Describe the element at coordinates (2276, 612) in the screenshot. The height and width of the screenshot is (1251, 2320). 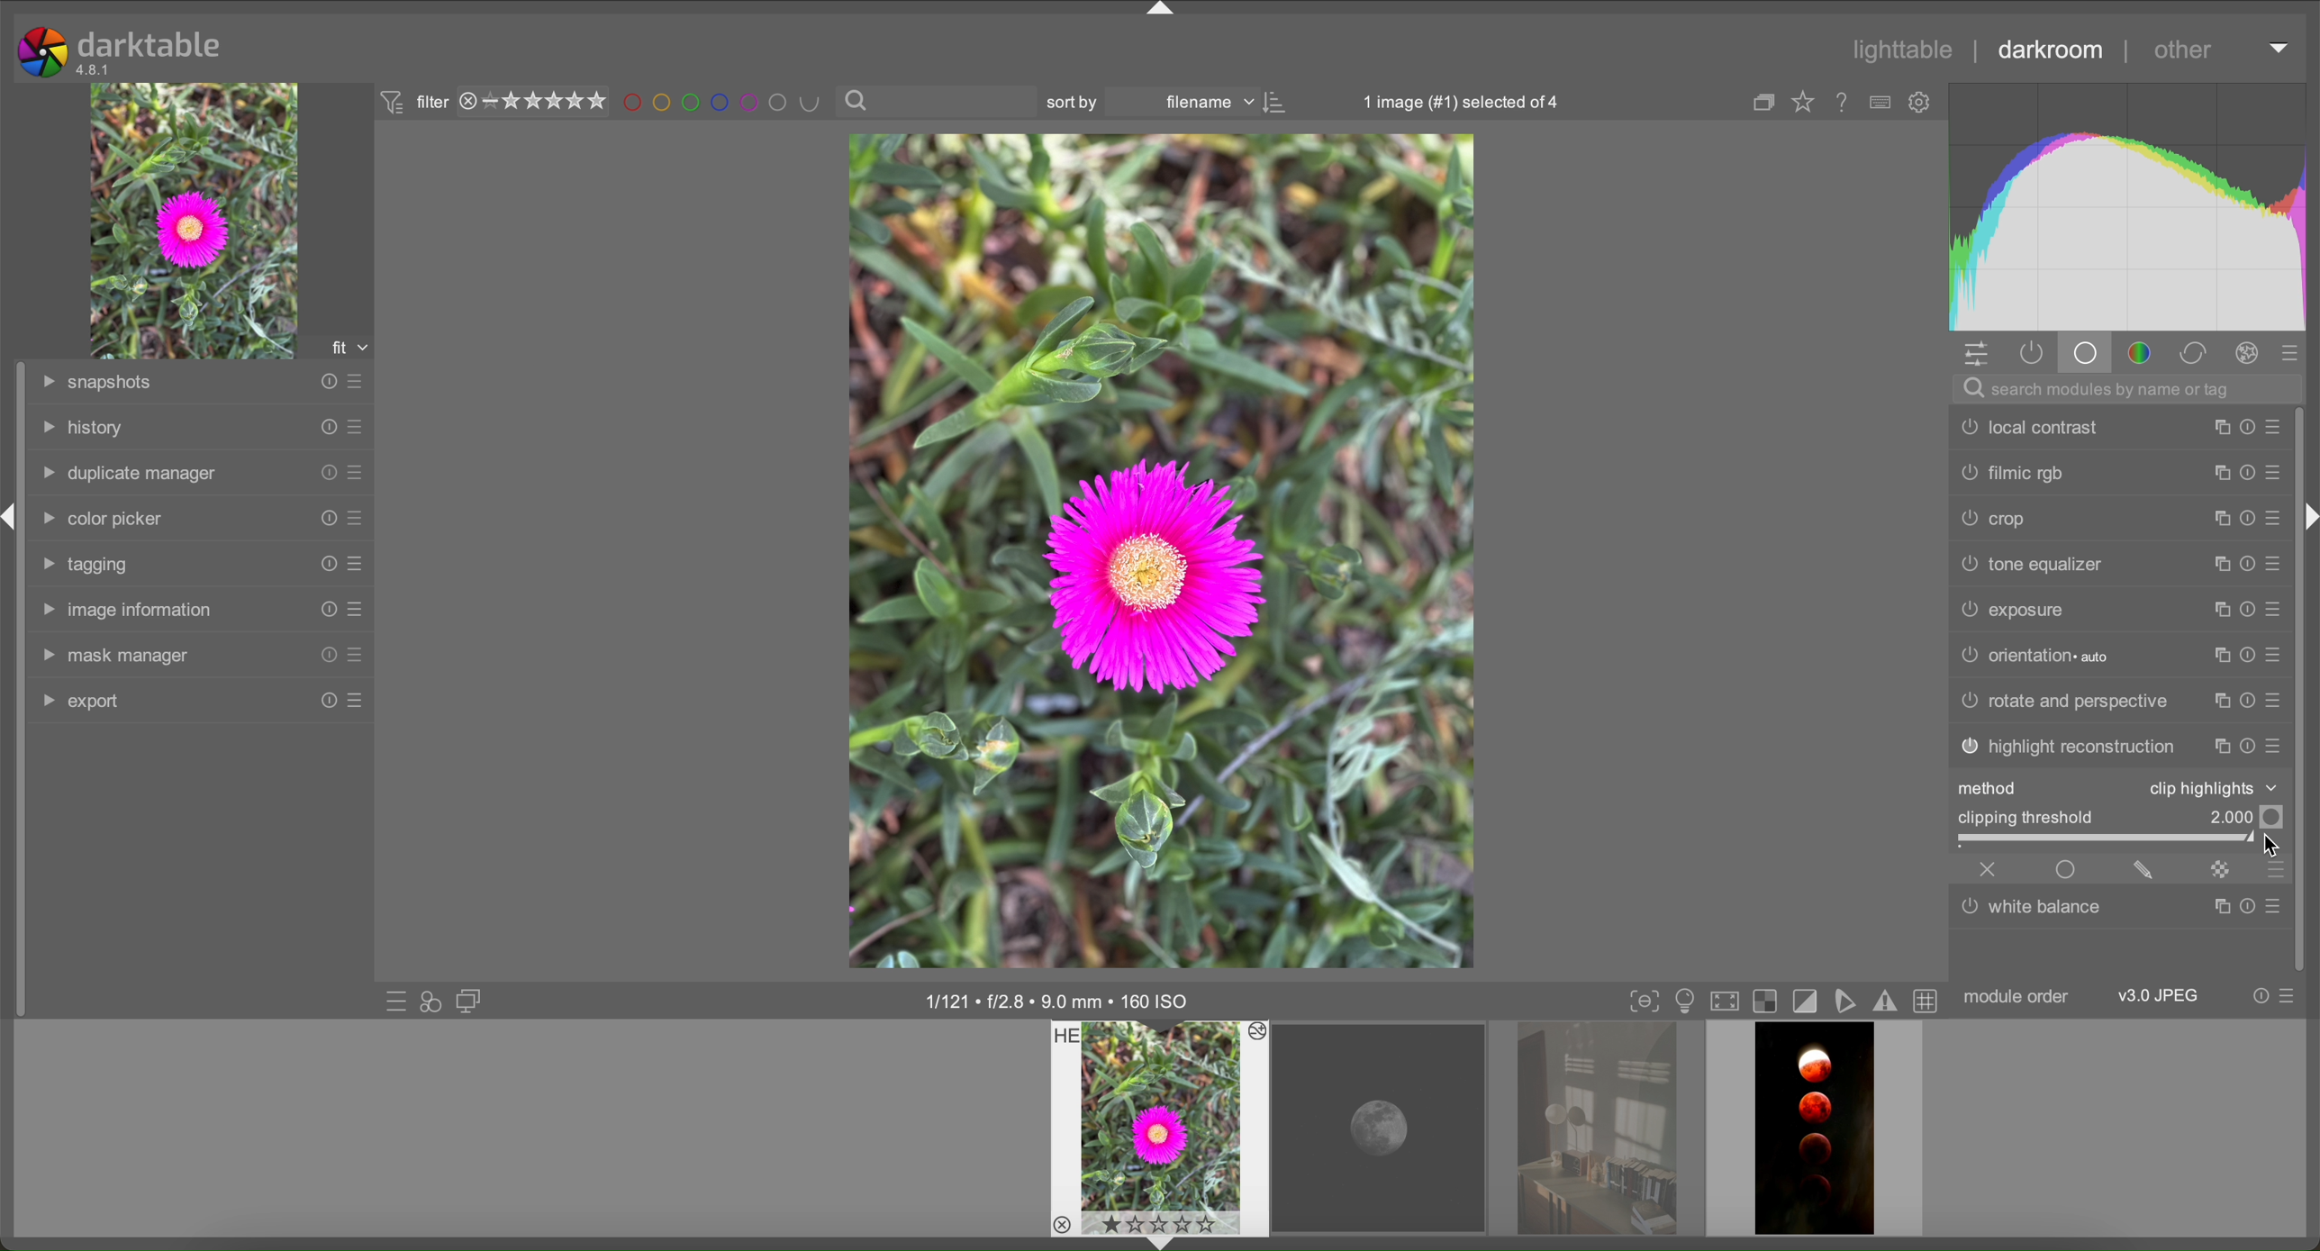
I see `presets` at that location.